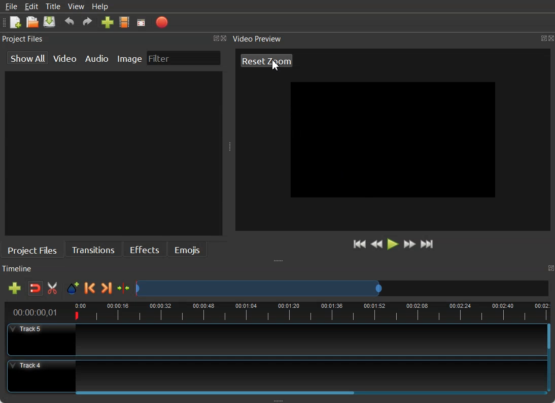 The width and height of the screenshot is (555, 403). I want to click on Open Project, so click(32, 23).